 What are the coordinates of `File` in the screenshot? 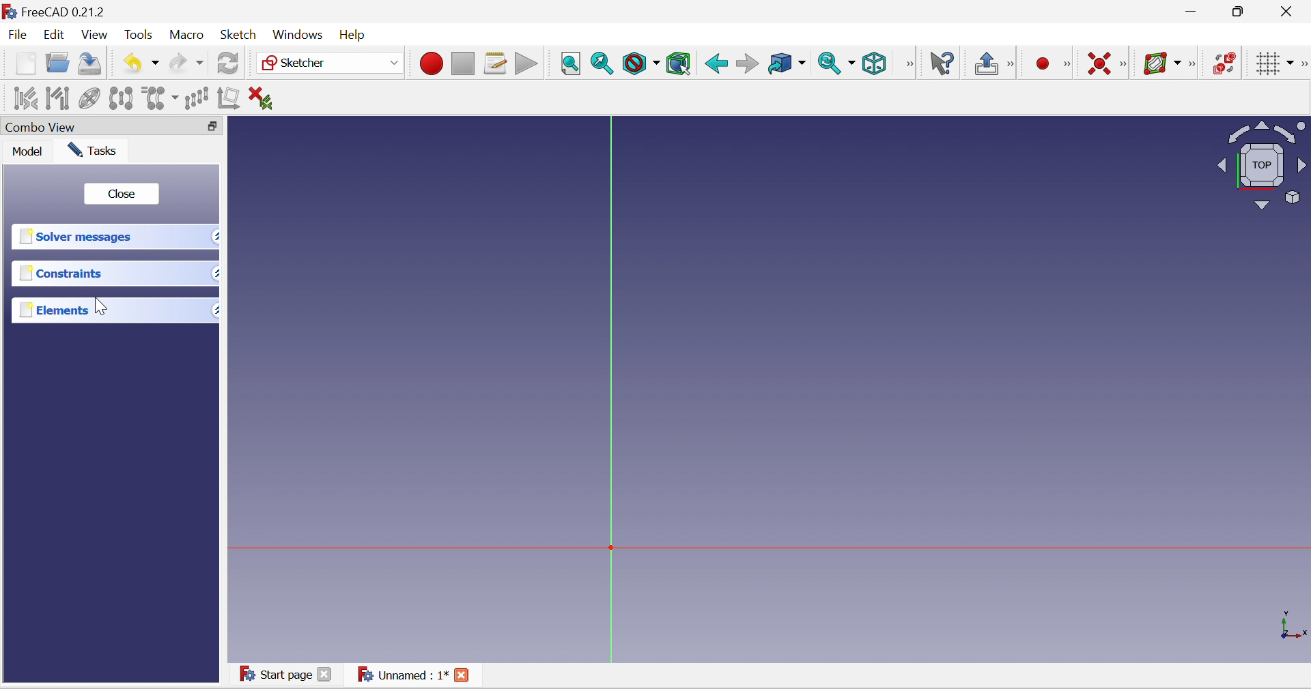 It's located at (19, 34).